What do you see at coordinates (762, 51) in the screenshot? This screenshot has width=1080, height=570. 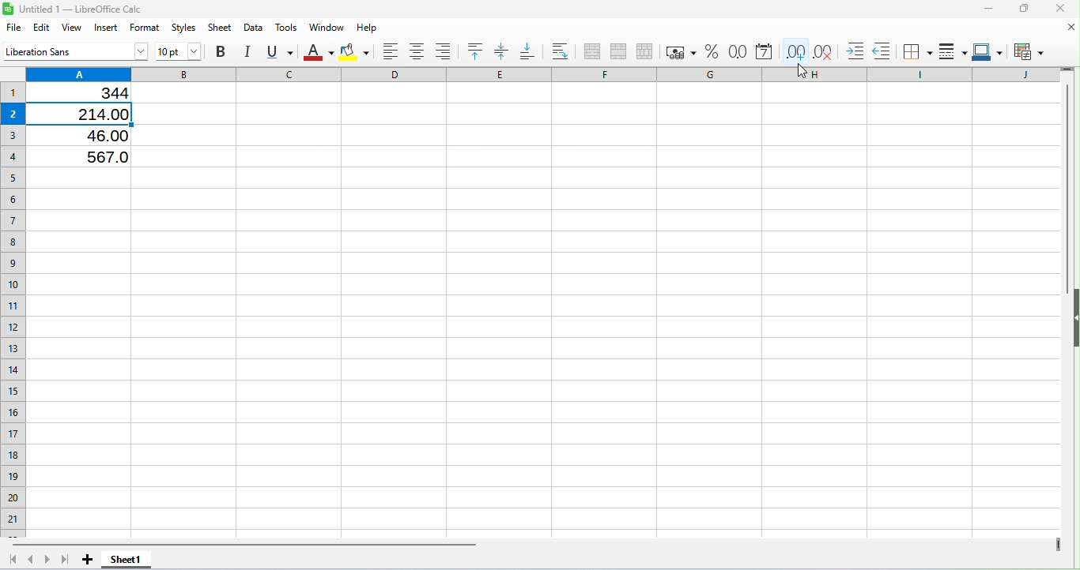 I see `Format as date` at bounding box center [762, 51].